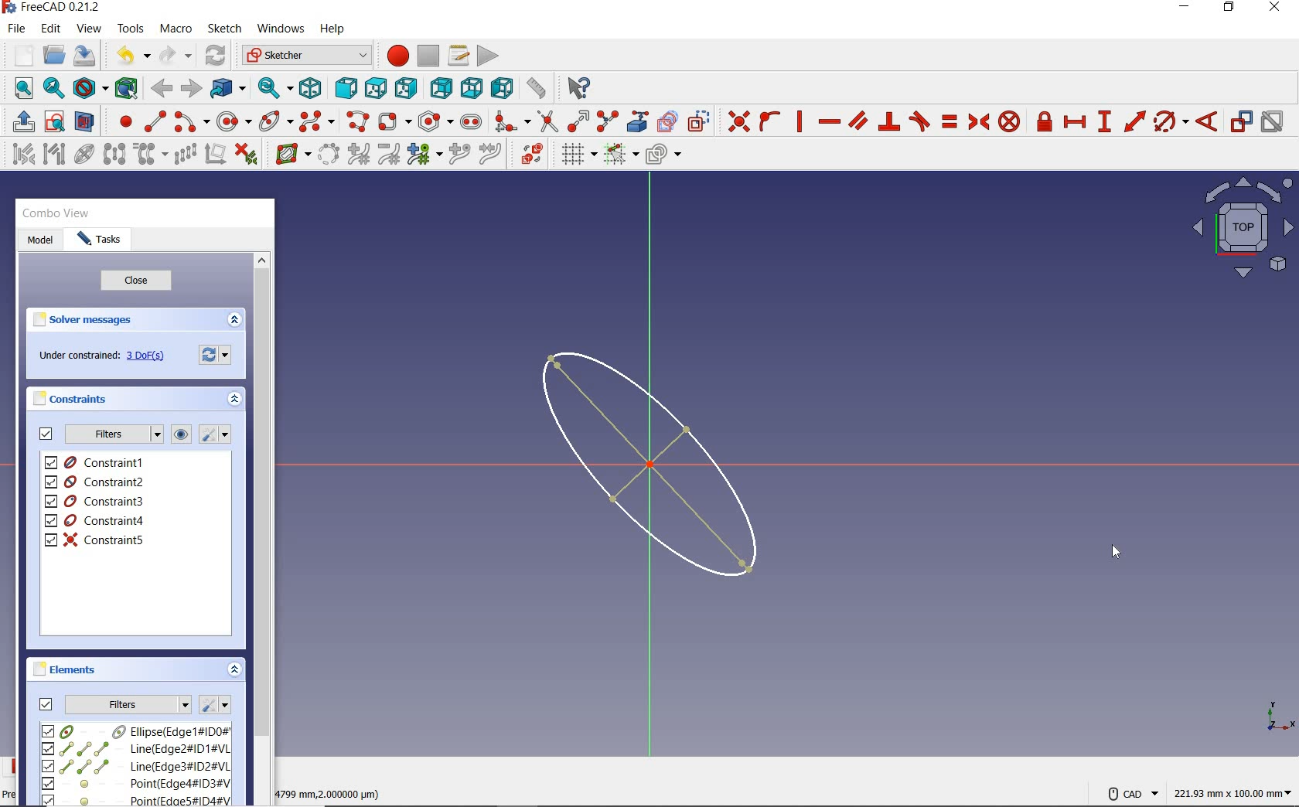  I want to click on view sketch, so click(56, 120).